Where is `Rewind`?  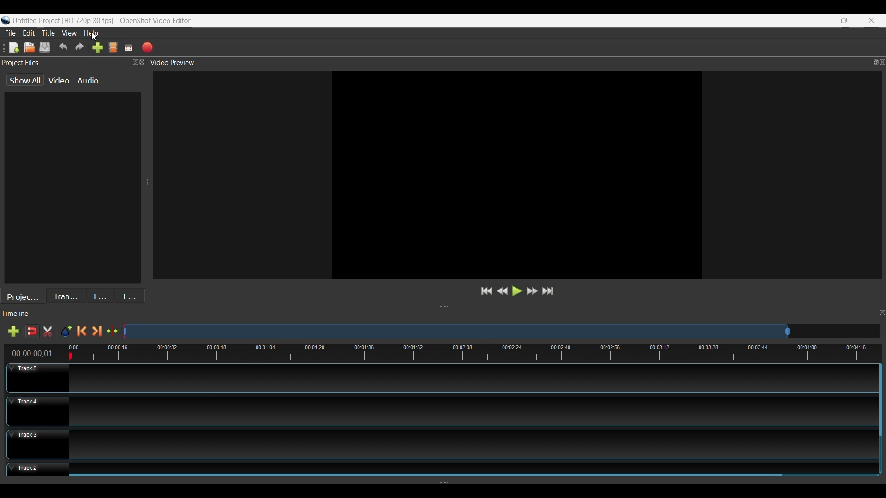 Rewind is located at coordinates (502, 291).